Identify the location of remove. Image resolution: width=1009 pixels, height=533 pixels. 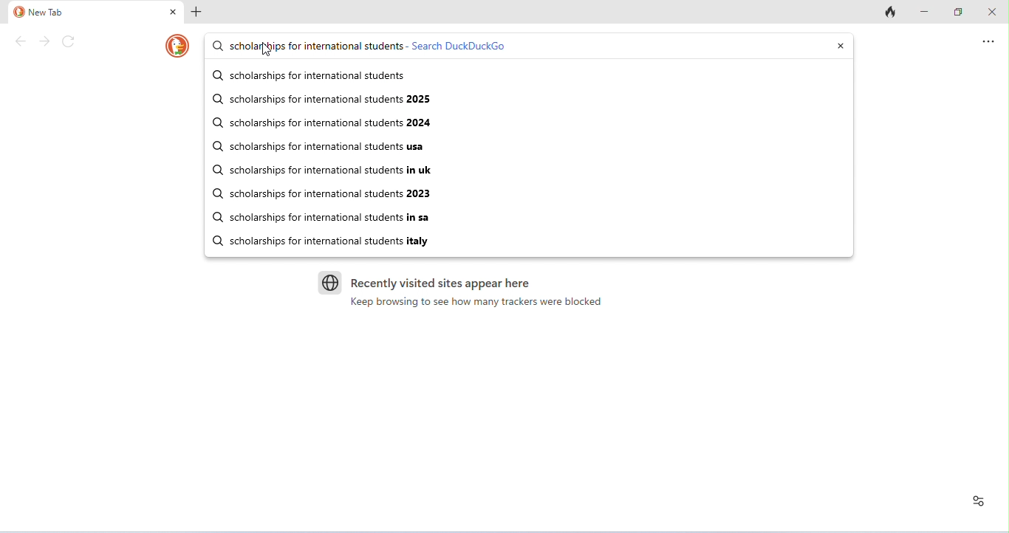
(838, 45).